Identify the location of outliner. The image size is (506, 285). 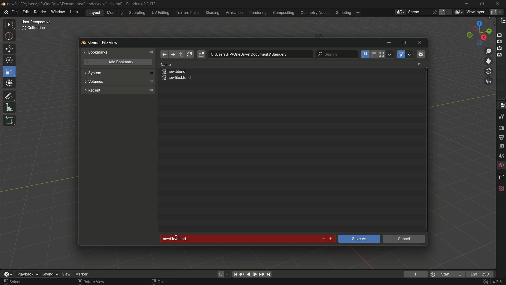
(501, 21).